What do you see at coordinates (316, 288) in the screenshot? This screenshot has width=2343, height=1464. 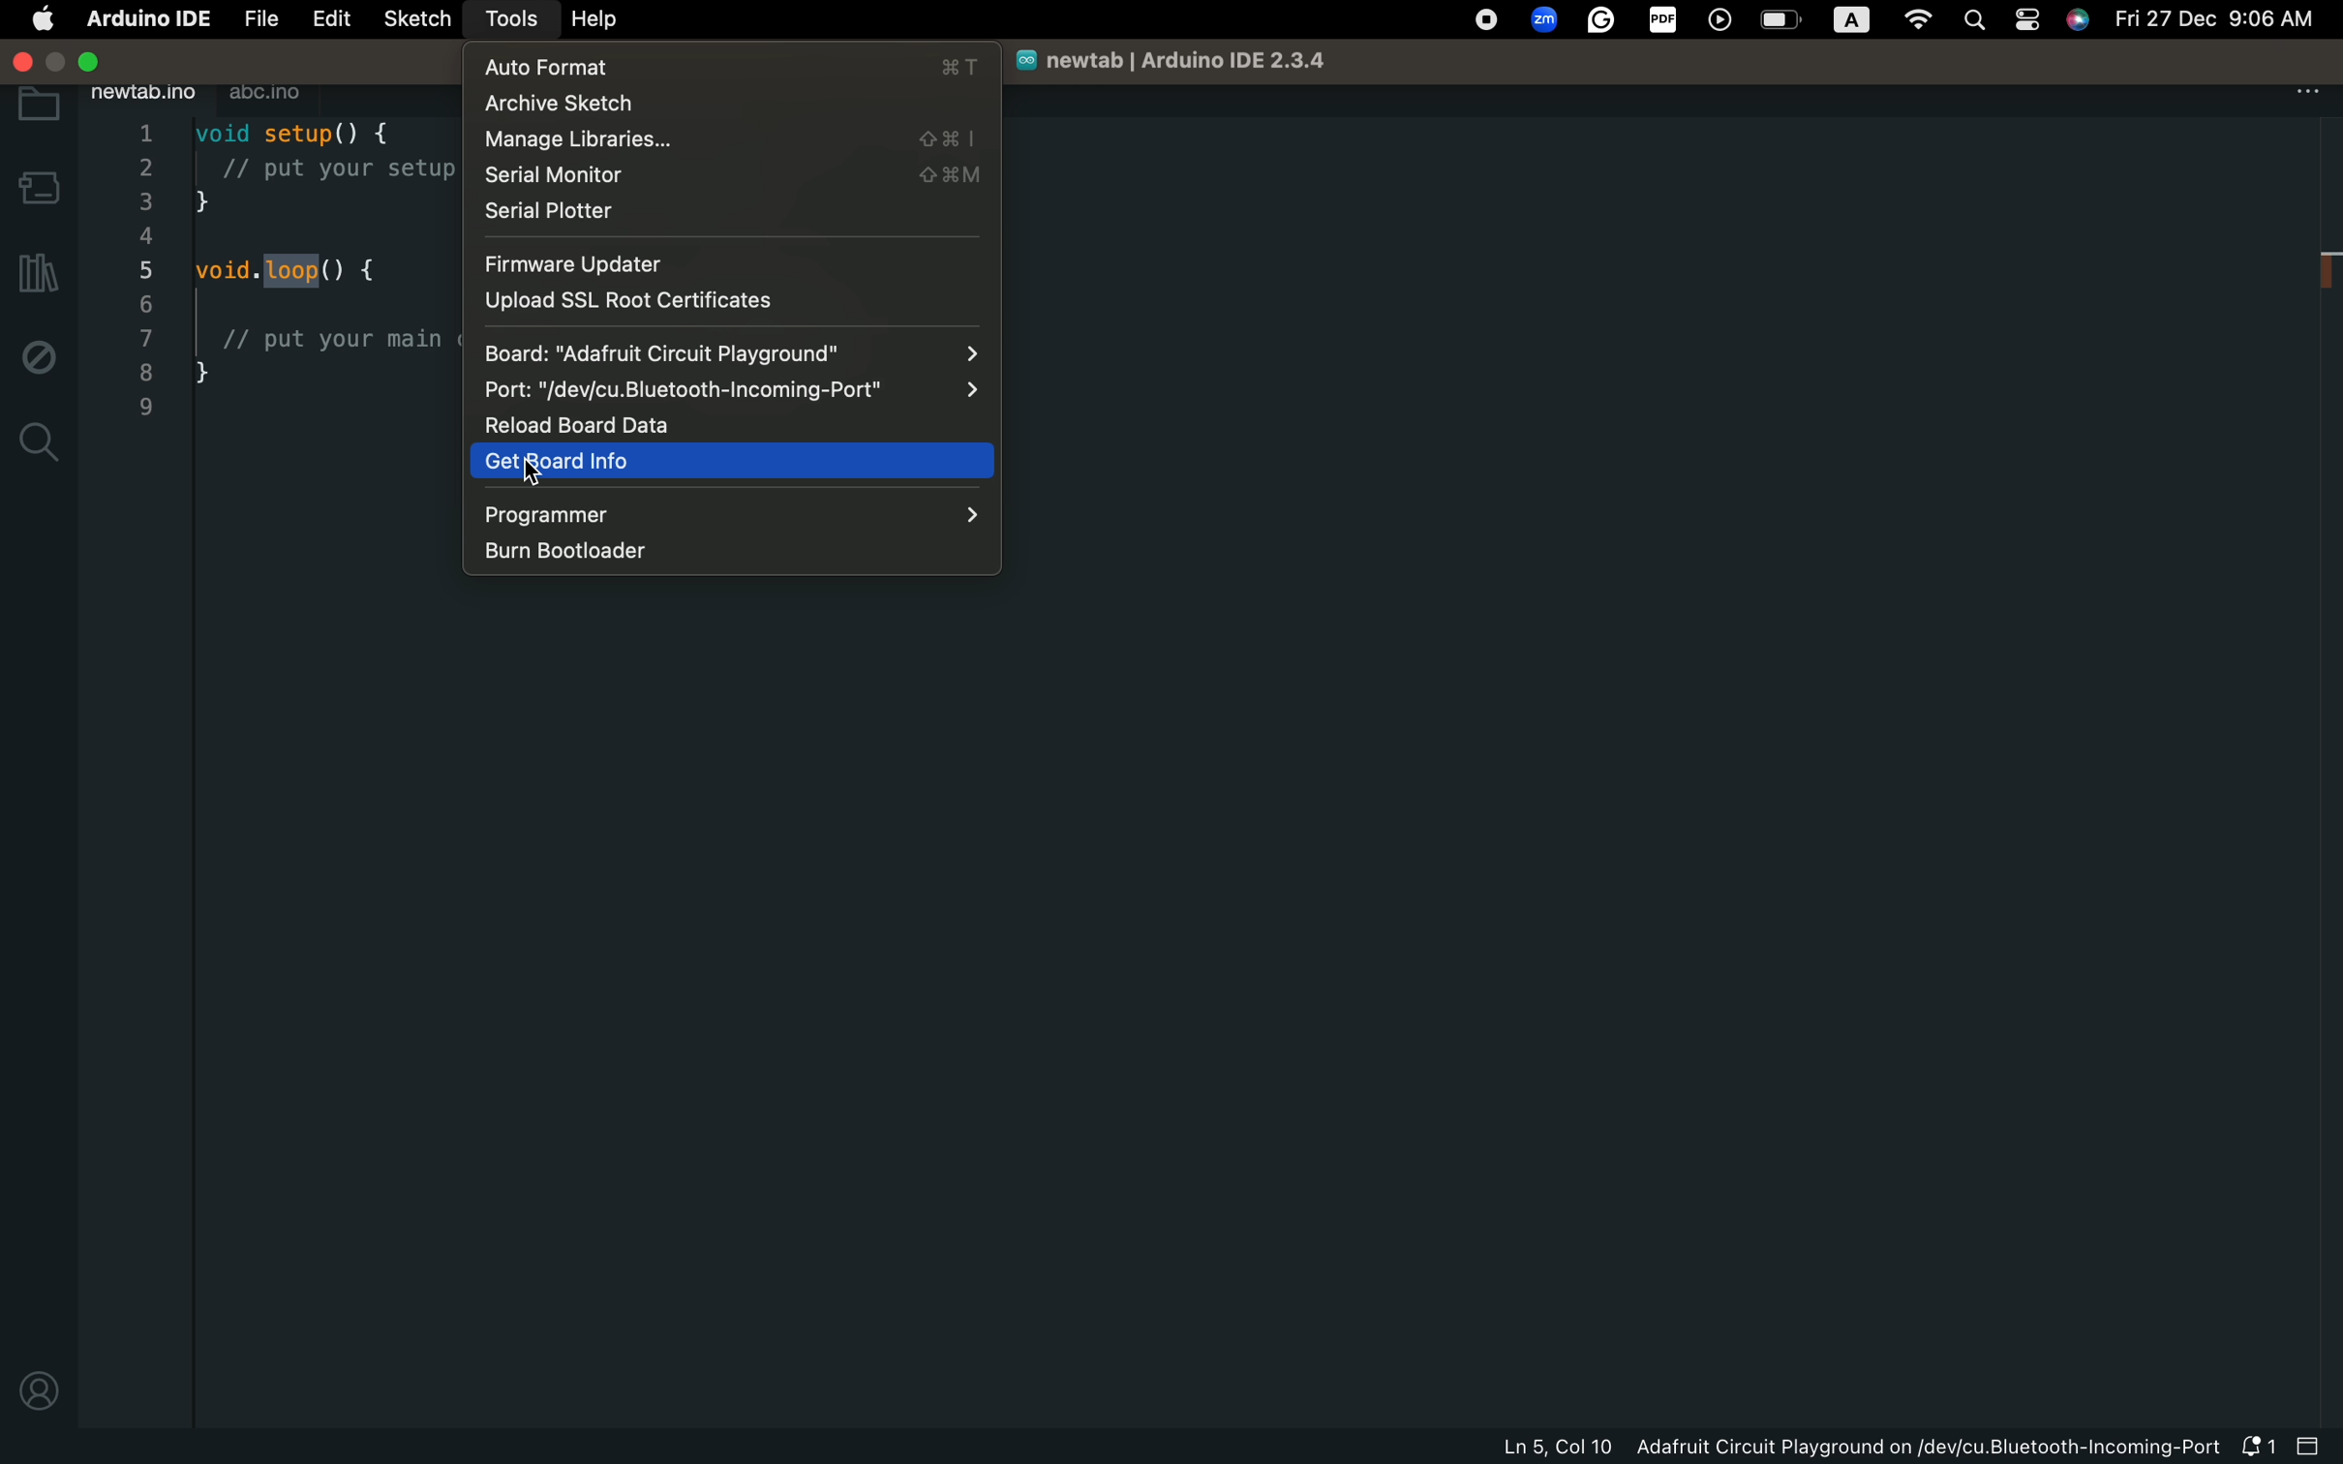 I see `code` at bounding box center [316, 288].